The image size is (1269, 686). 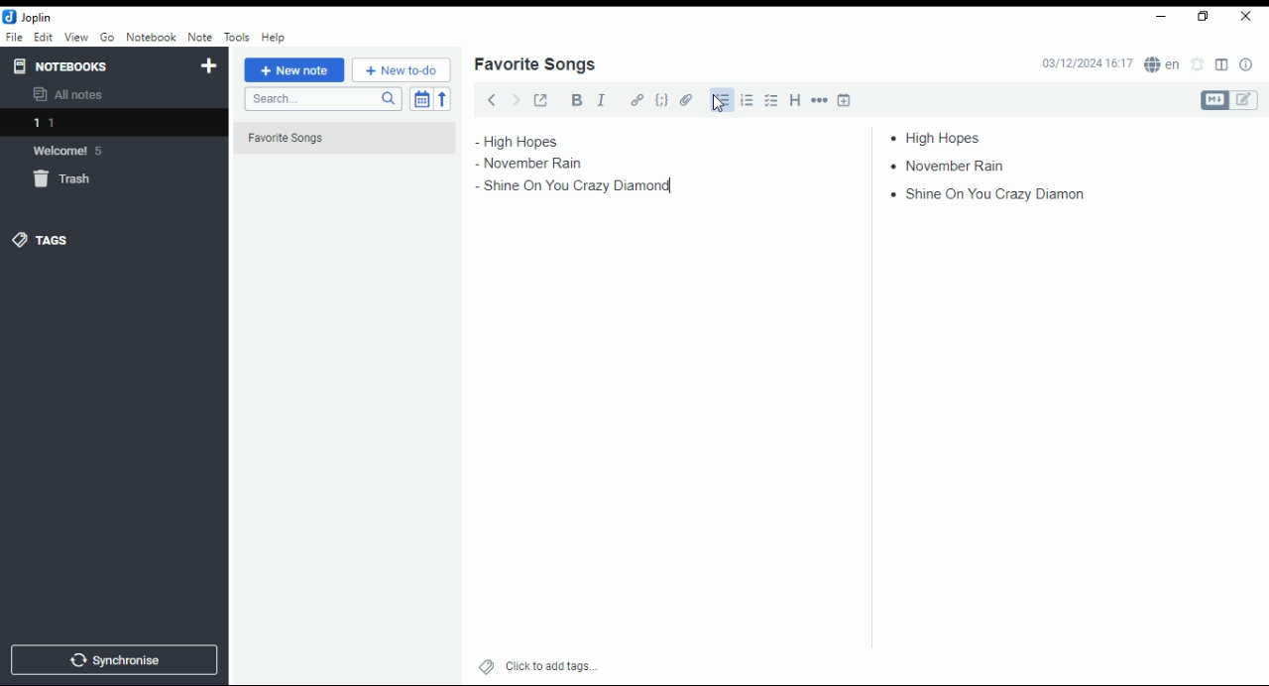 I want to click on attach file, so click(x=687, y=99).